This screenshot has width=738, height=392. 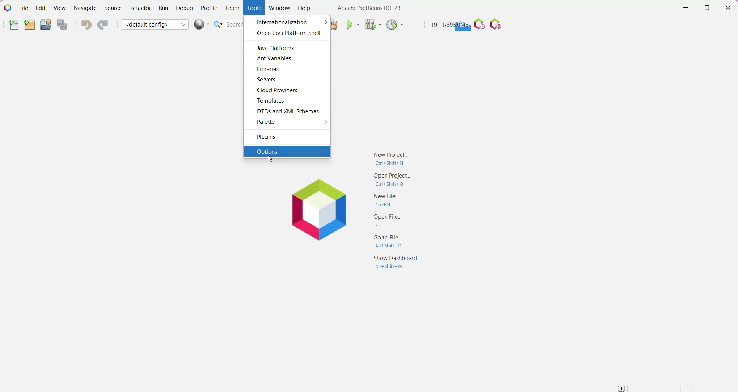 What do you see at coordinates (273, 101) in the screenshot?
I see `Templates` at bounding box center [273, 101].